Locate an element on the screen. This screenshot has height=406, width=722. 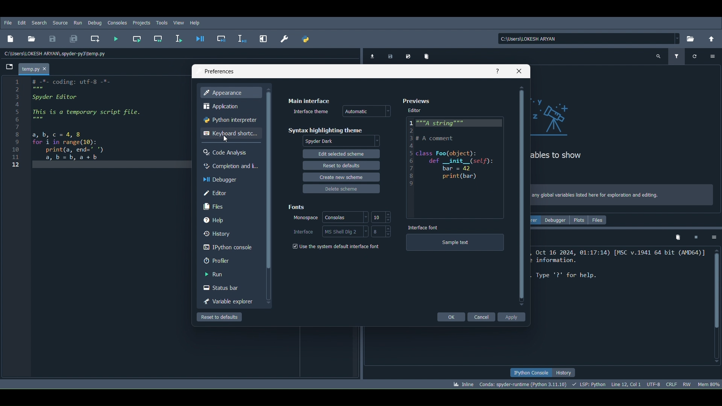
Search is located at coordinates (41, 23).